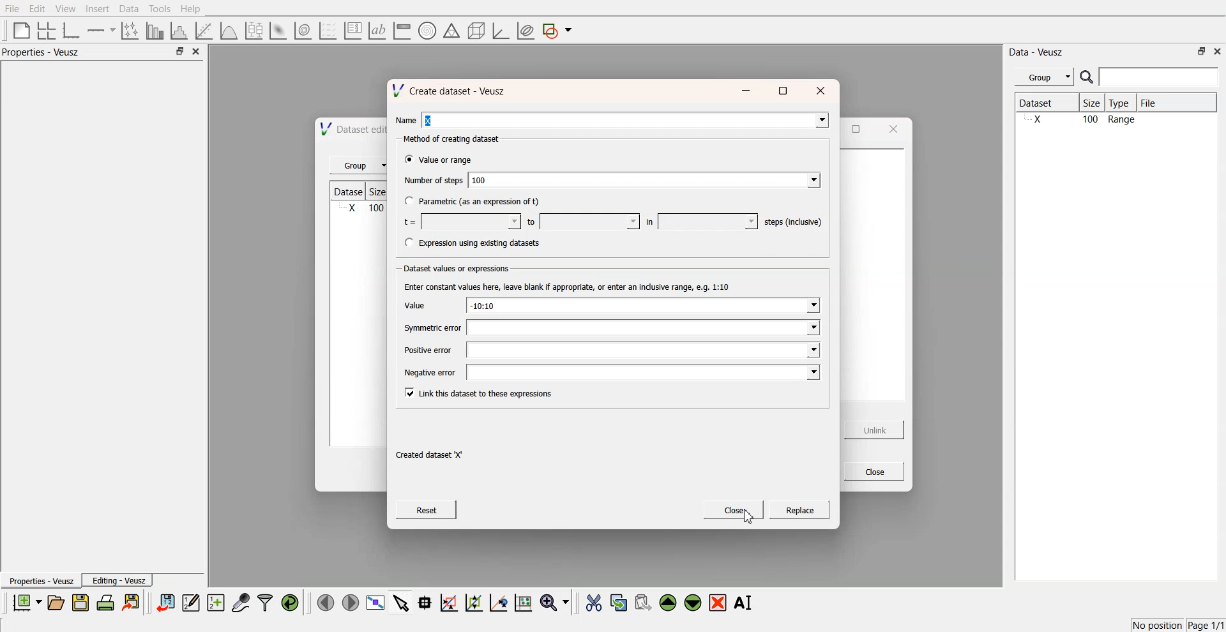 This screenshot has width=1226, height=632. I want to click on Create dataset - Veusz, so click(454, 90).